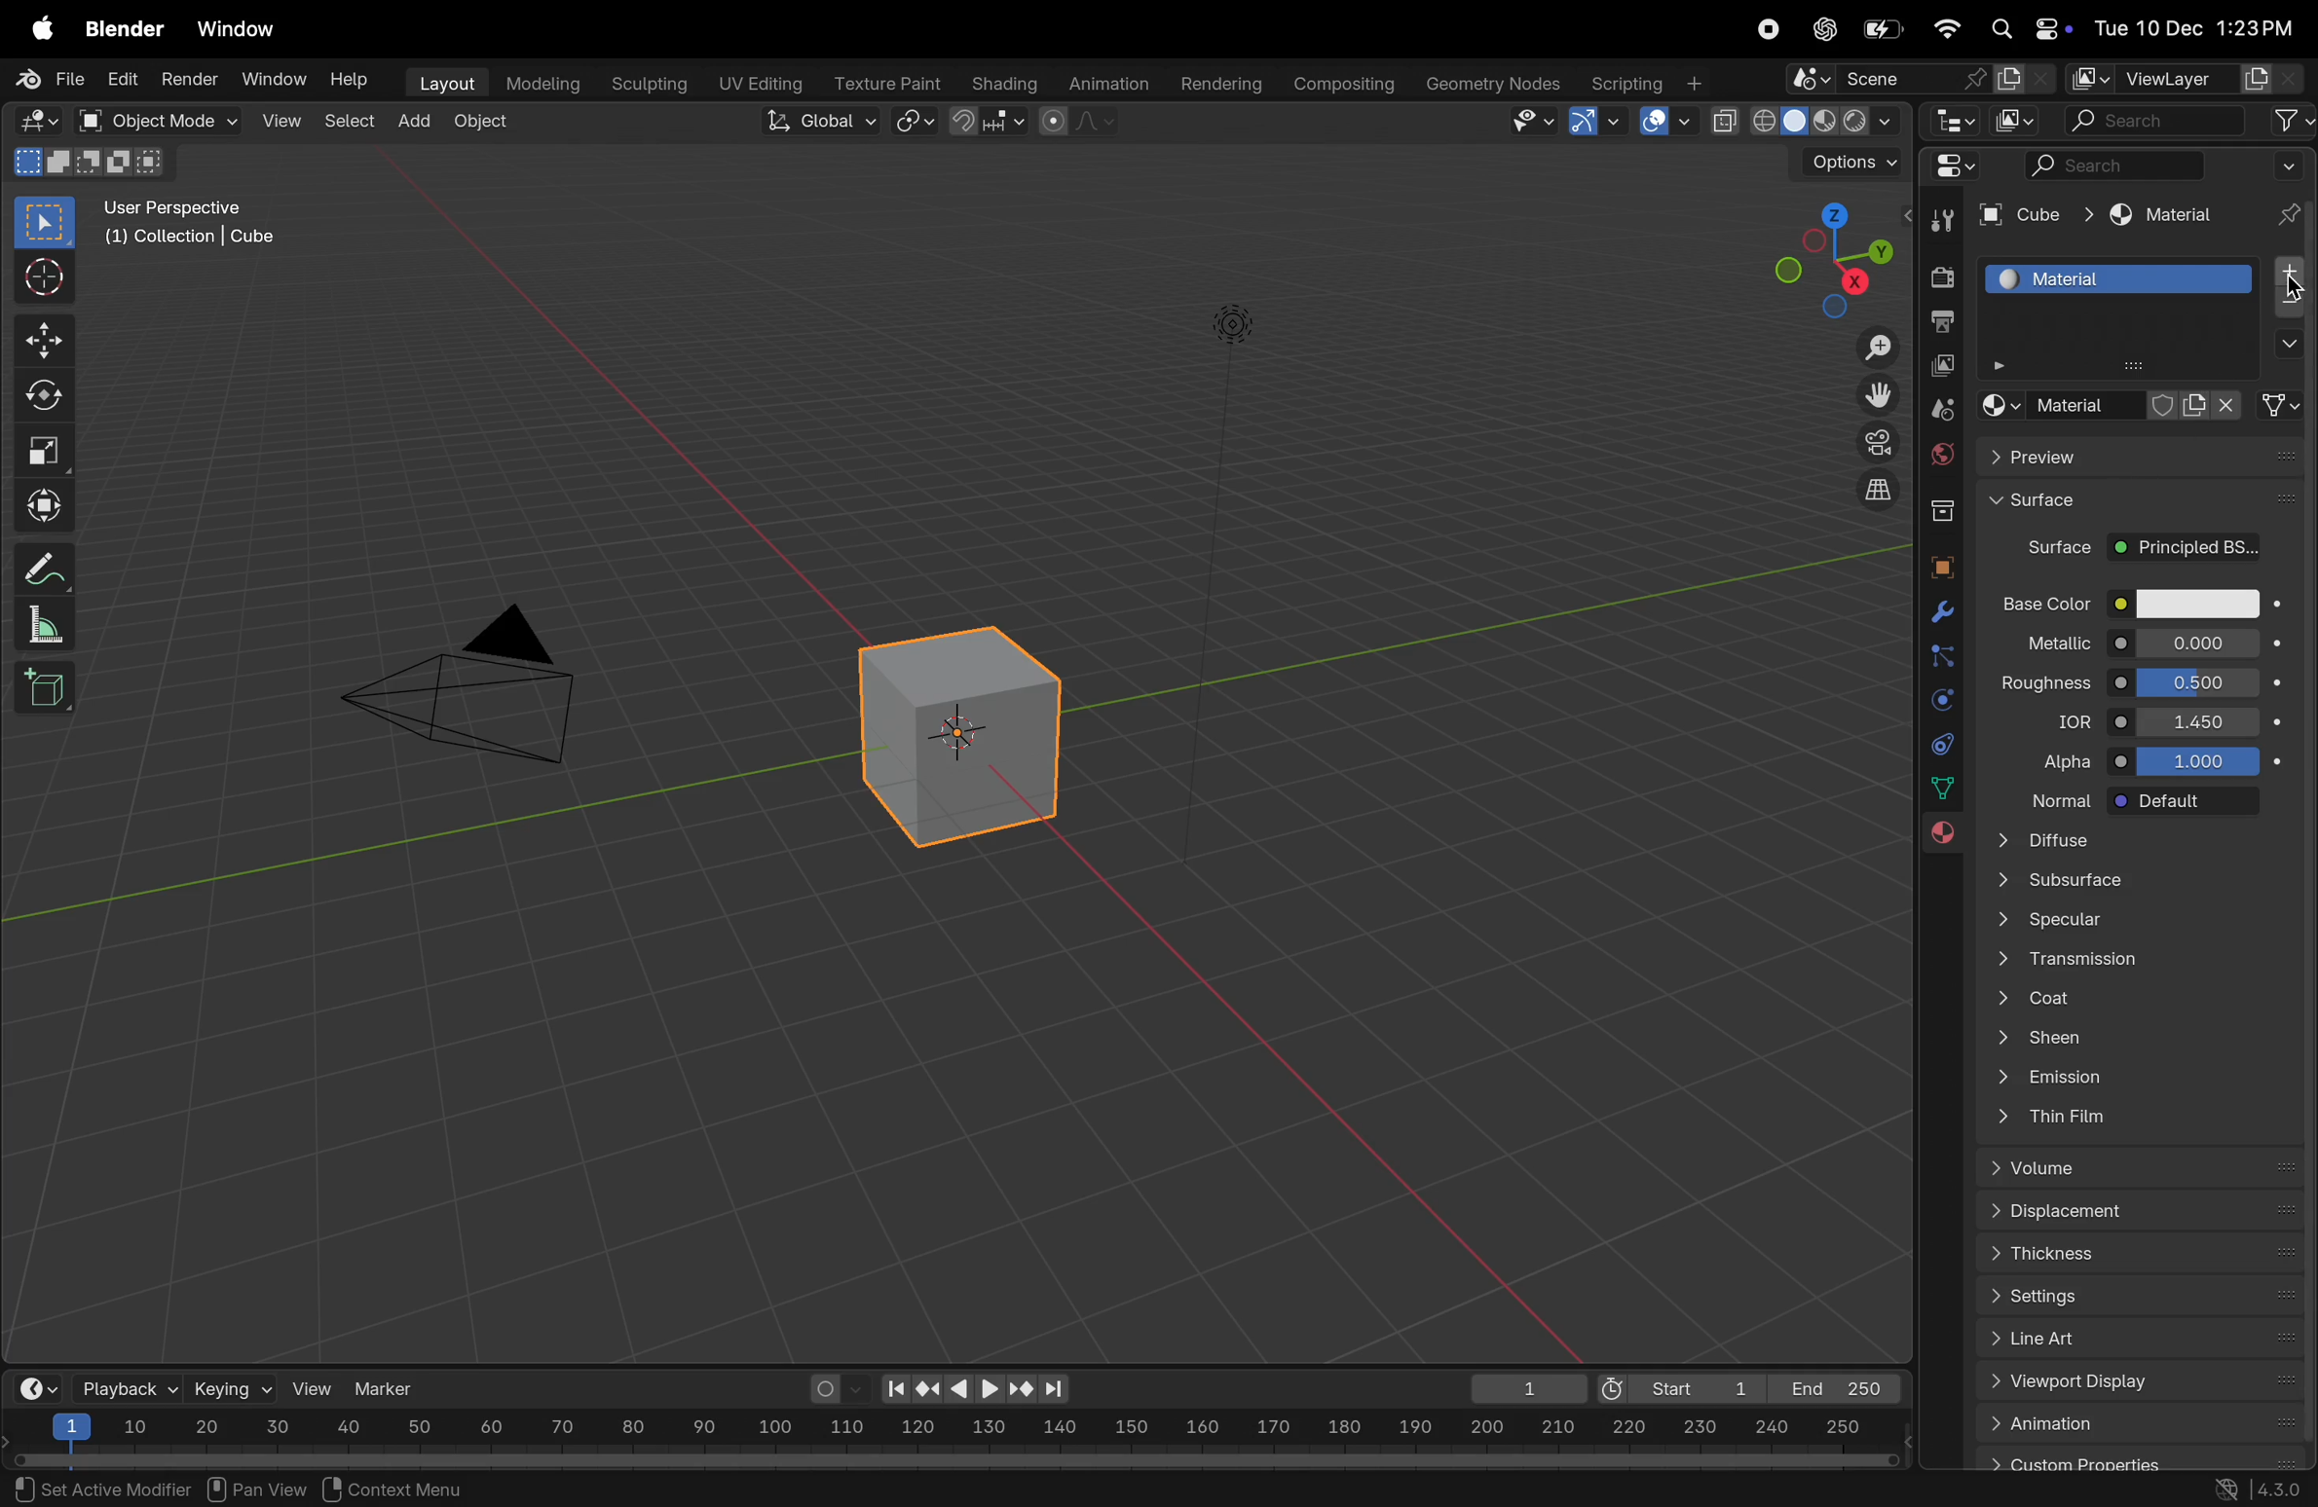 Image resolution: width=2318 pixels, height=1507 pixels. Describe the element at coordinates (1111, 81) in the screenshot. I see `Animation` at that location.